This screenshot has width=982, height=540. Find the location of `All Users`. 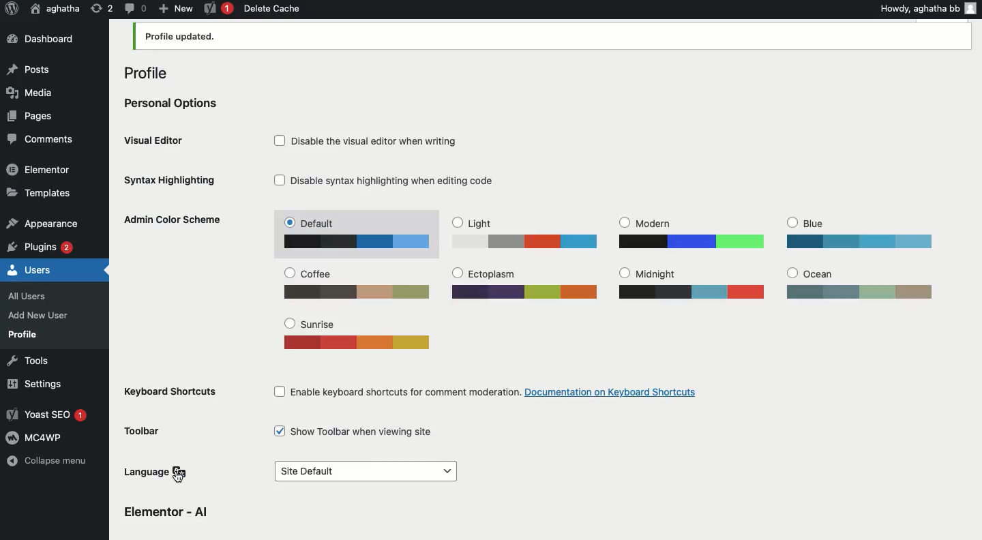

All Users is located at coordinates (34, 295).